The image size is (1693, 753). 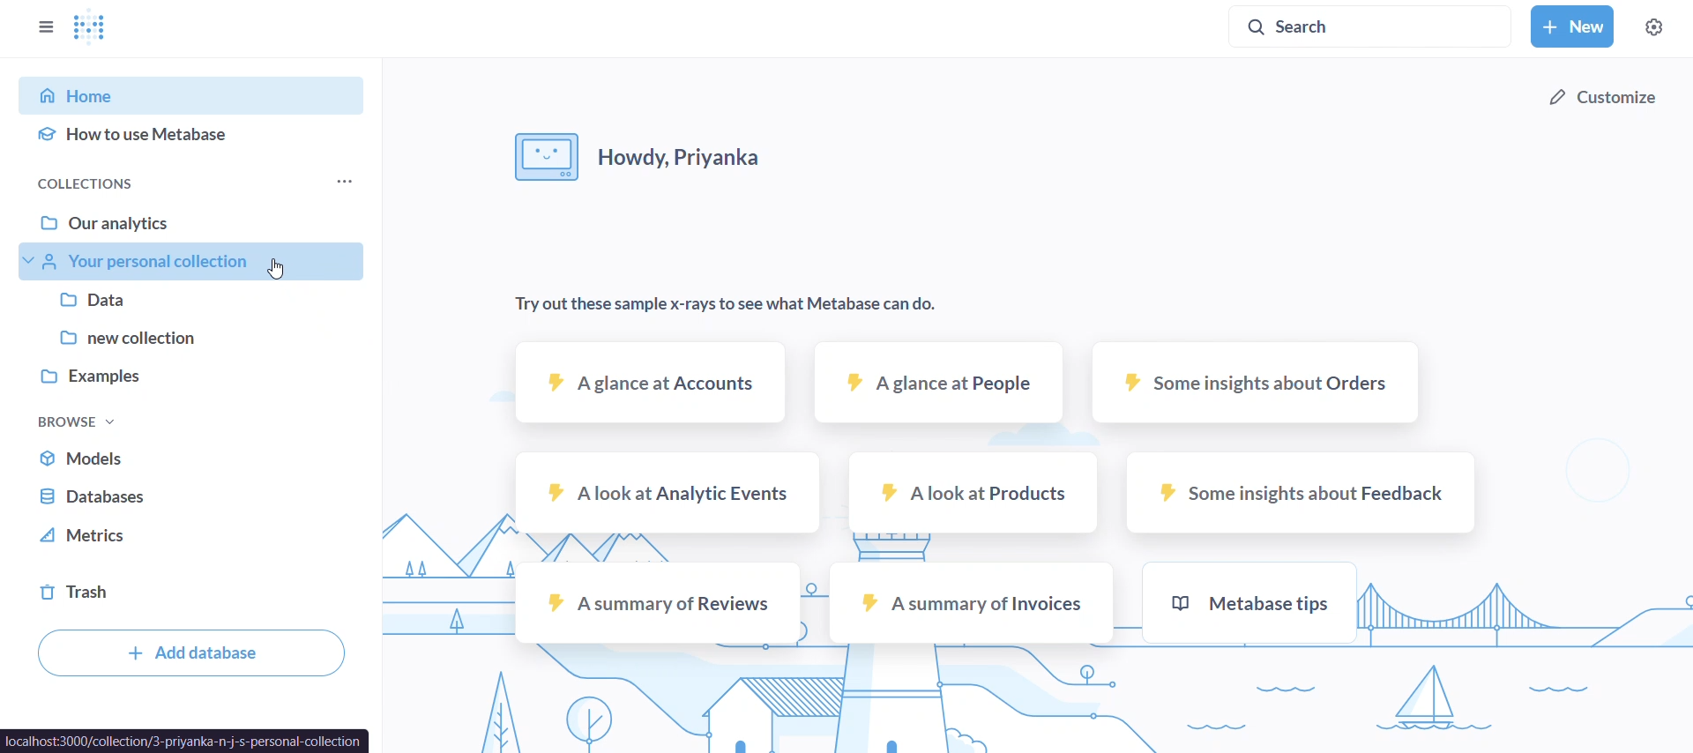 I want to click on some insights aboveorders, so click(x=1254, y=381).